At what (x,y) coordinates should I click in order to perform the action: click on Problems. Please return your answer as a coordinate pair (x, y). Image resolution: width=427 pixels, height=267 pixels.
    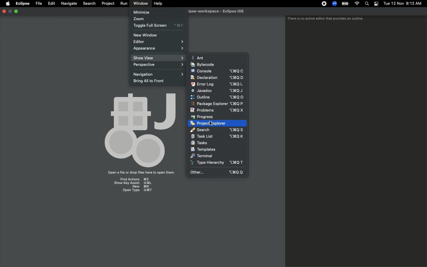
    Looking at the image, I should click on (218, 110).